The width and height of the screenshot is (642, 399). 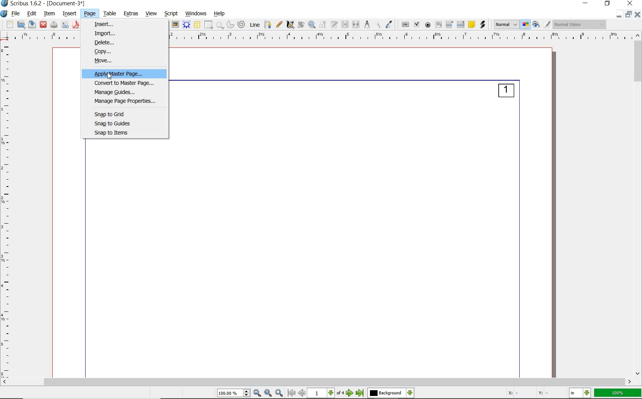 What do you see at coordinates (450, 25) in the screenshot?
I see `pdf combo box` at bounding box center [450, 25].